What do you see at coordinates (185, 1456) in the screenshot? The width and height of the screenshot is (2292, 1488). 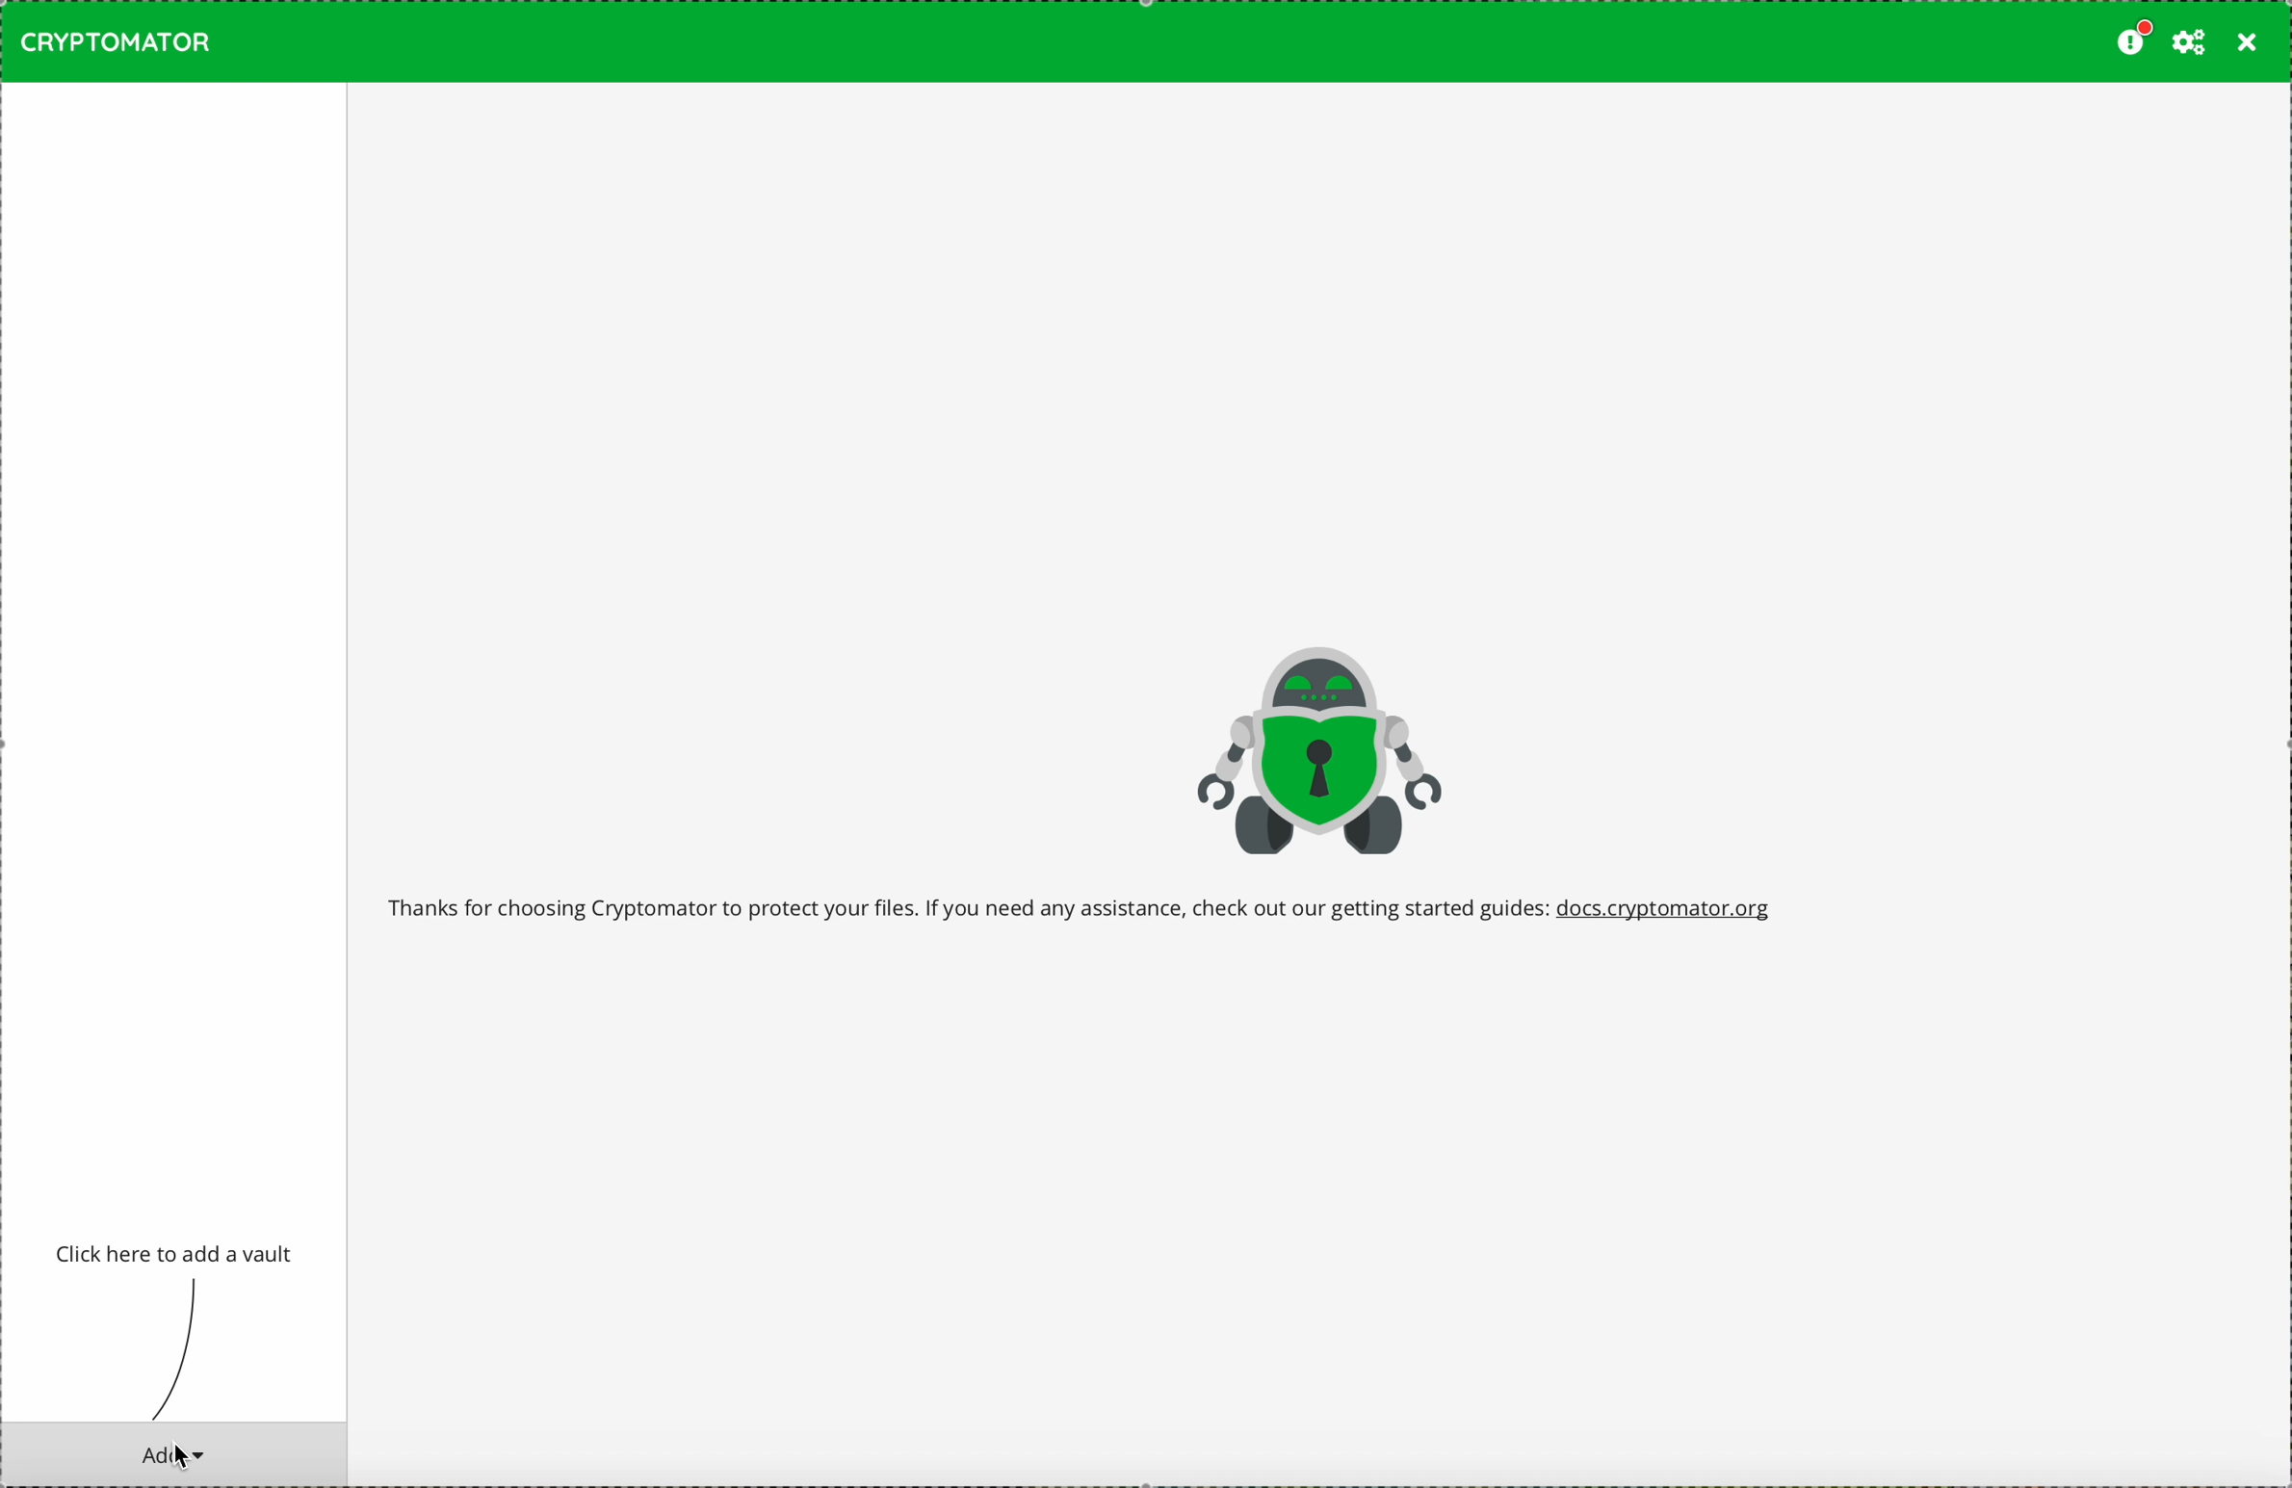 I see `mouse pointer` at bounding box center [185, 1456].